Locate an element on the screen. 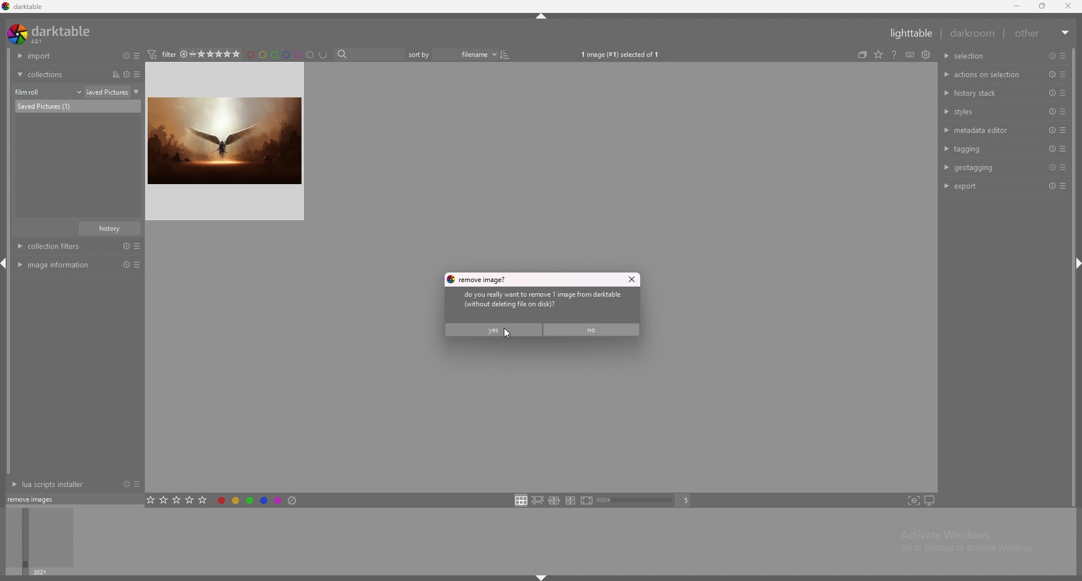 The width and height of the screenshot is (1082, 581). presets is located at coordinates (1063, 187).